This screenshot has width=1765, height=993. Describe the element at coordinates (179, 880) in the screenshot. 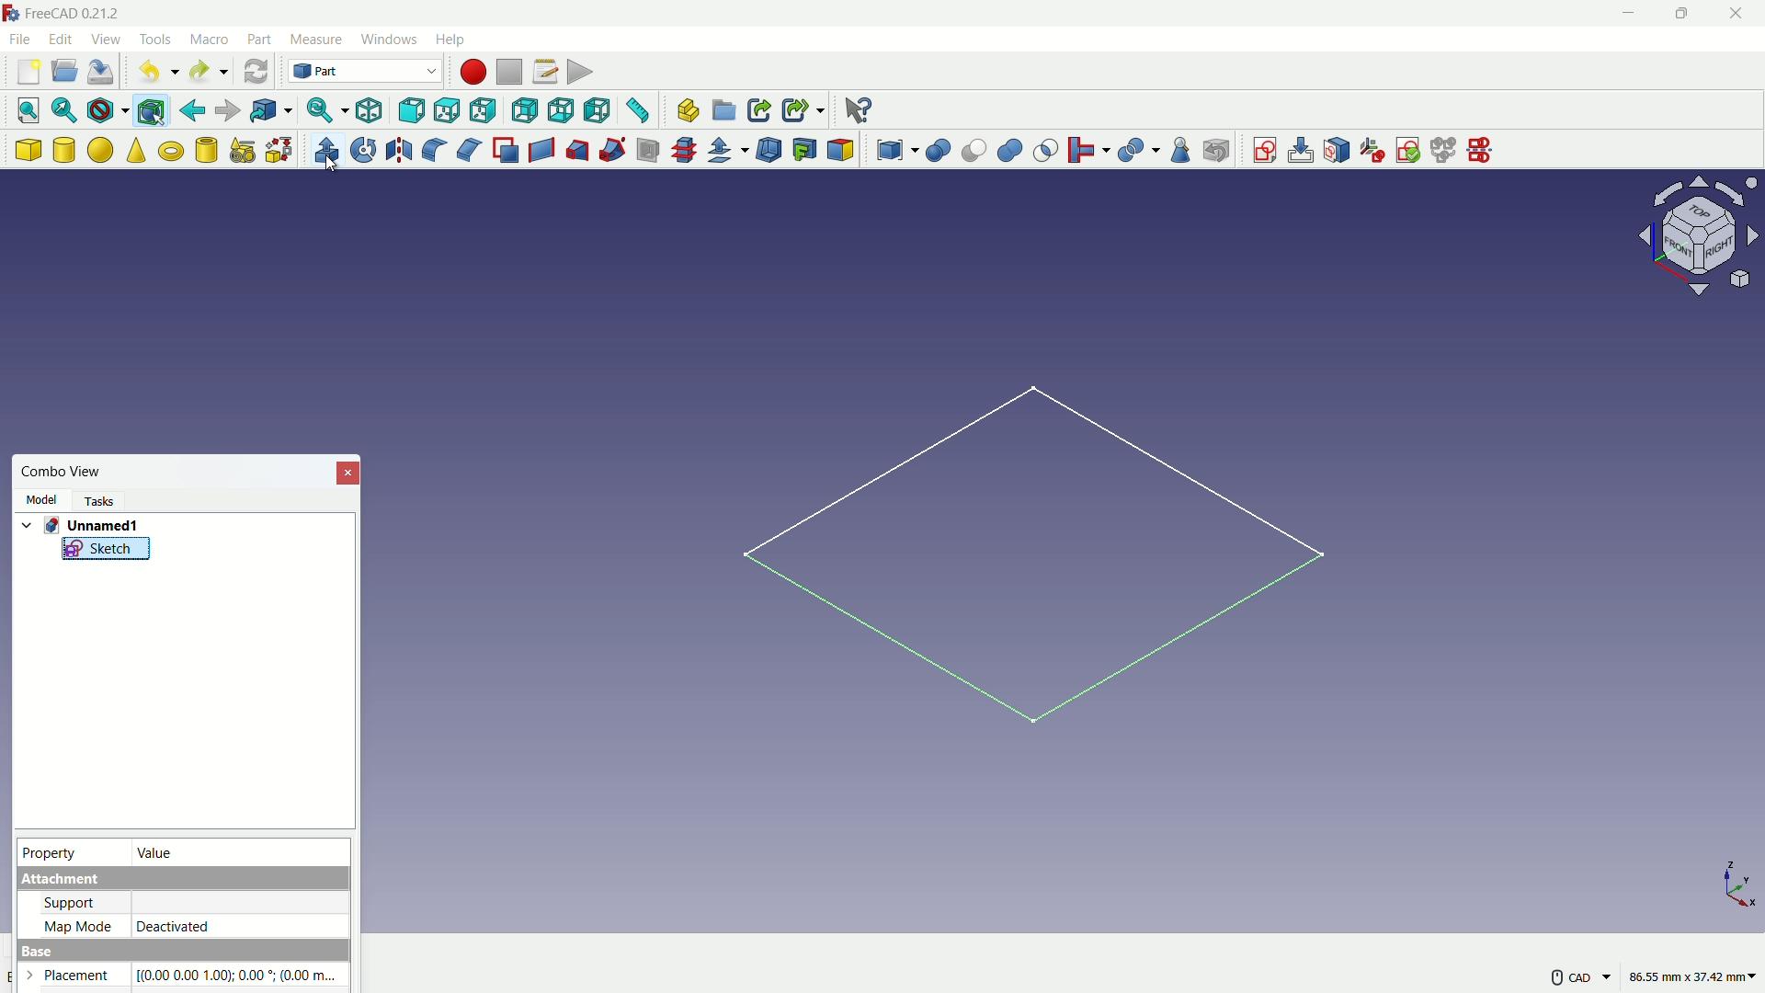

I see `Attachment` at that location.